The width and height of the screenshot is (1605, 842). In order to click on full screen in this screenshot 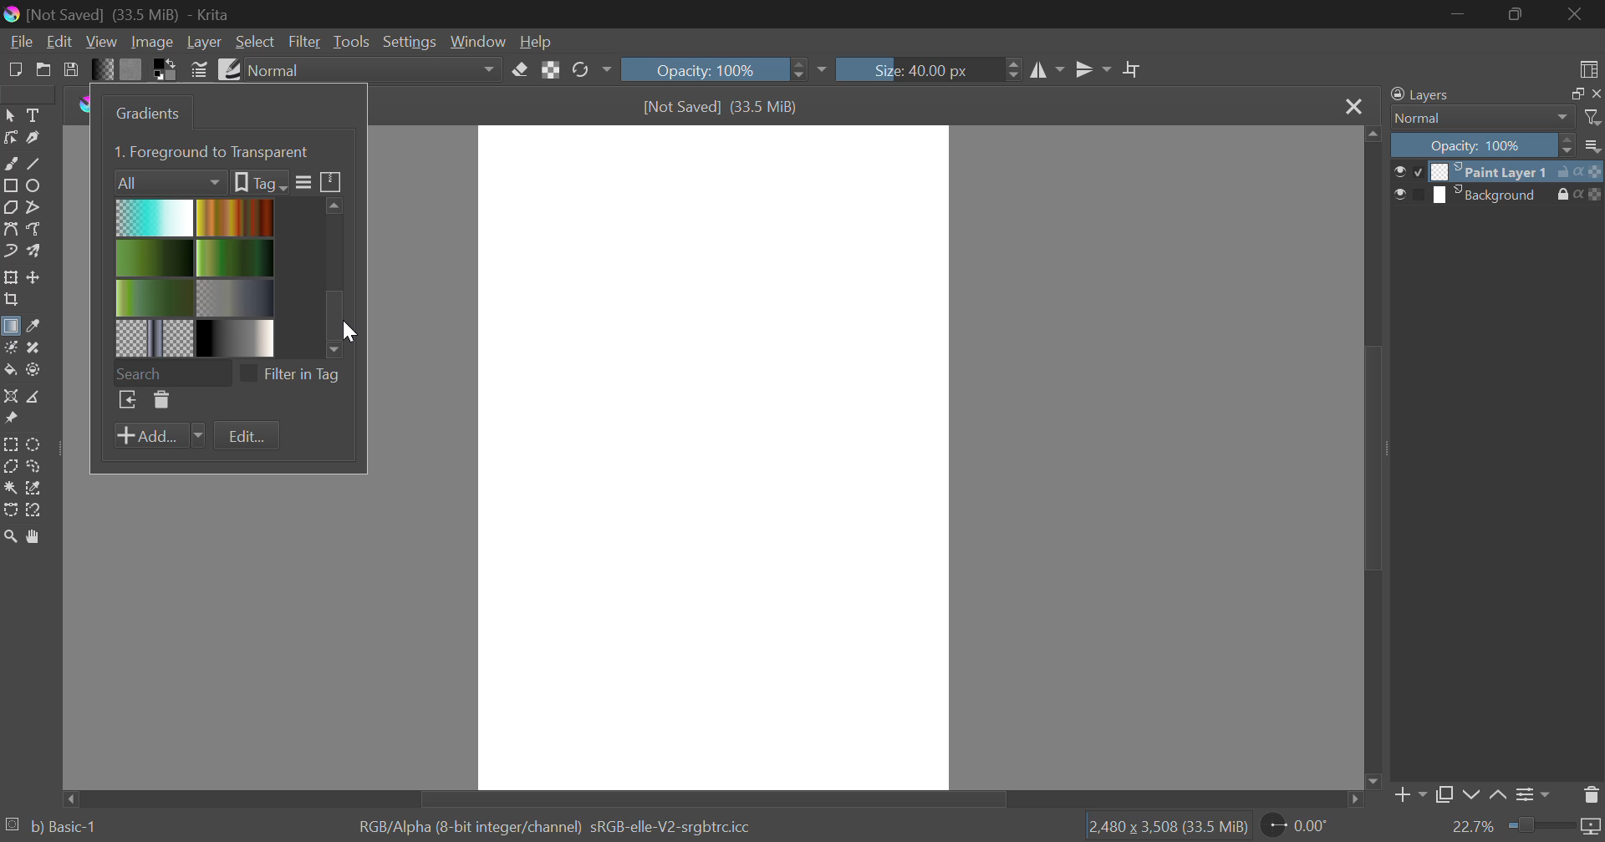, I will do `click(1572, 94)`.